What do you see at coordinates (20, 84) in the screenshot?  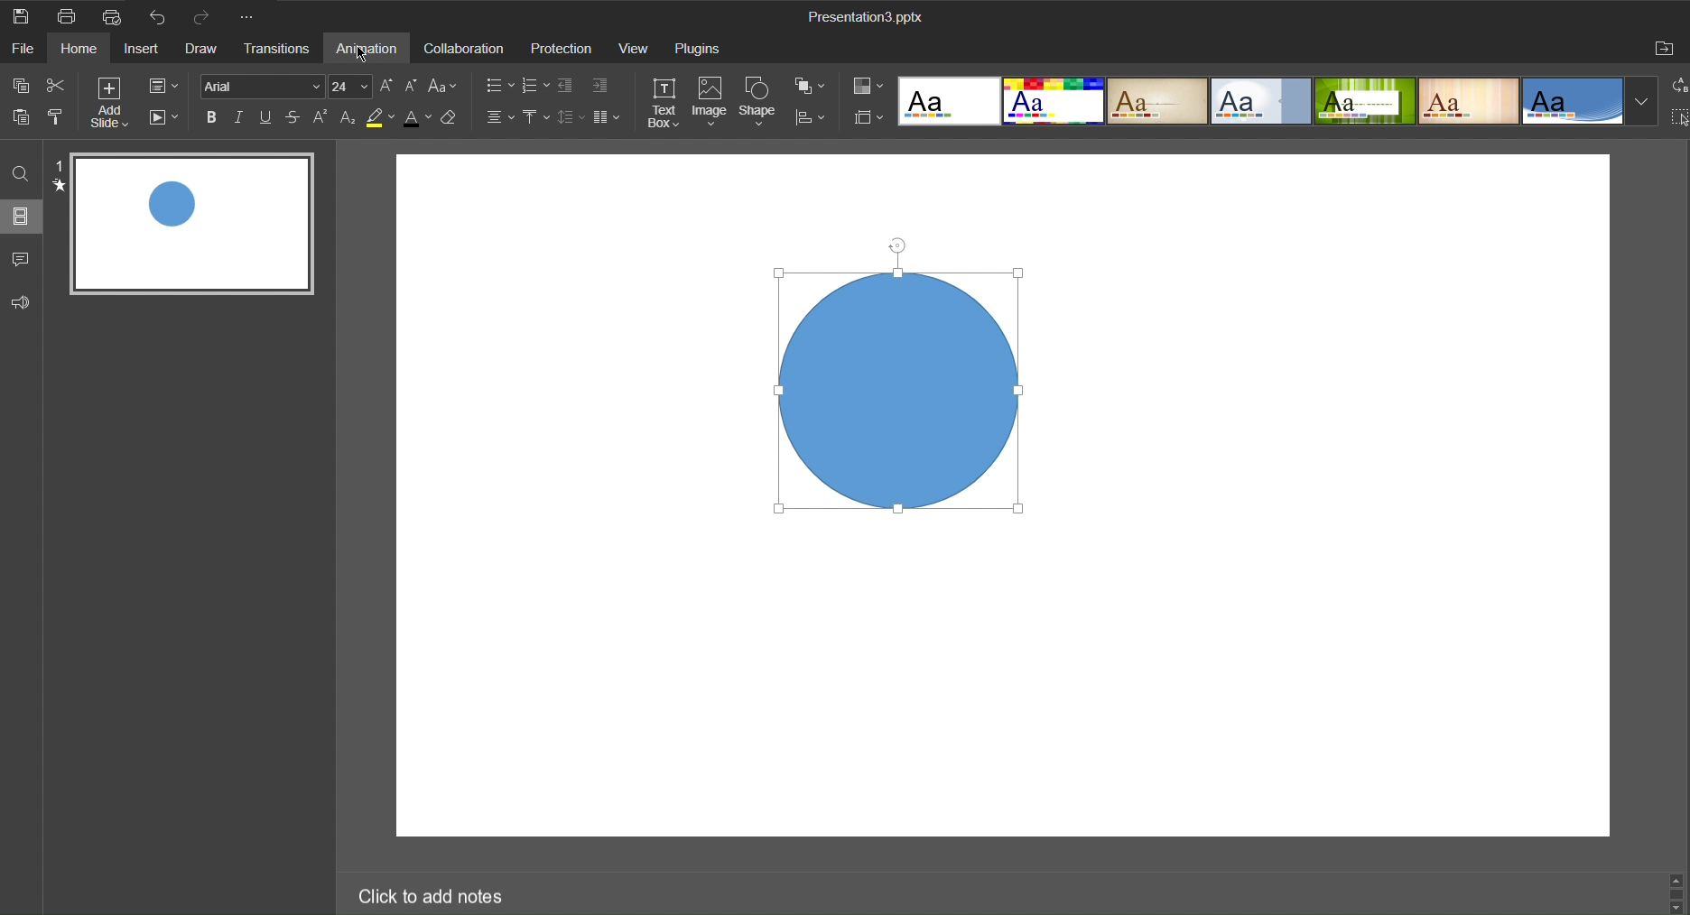 I see `Copy` at bounding box center [20, 84].